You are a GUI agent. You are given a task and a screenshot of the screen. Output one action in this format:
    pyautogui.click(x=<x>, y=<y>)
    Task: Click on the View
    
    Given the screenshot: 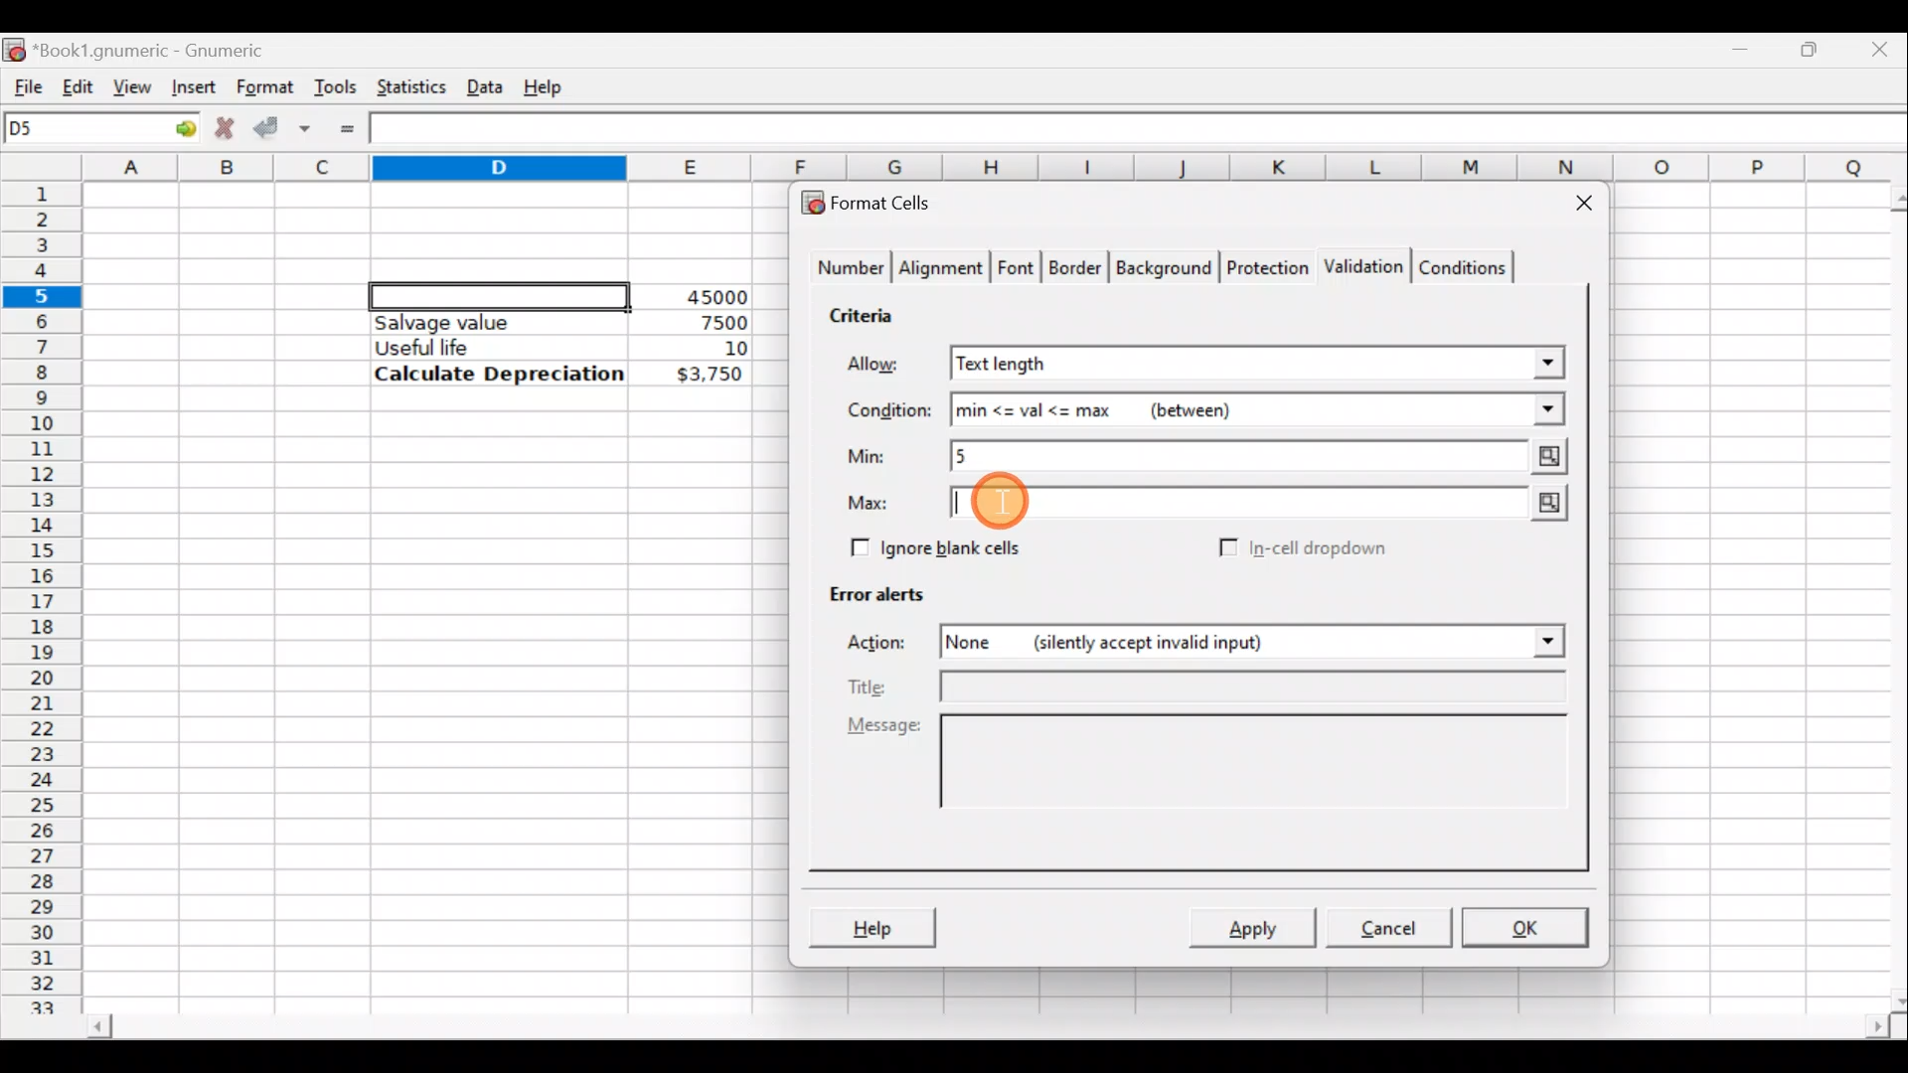 What is the action you would take?
    pyautogui.click(x=133, y=85)
    